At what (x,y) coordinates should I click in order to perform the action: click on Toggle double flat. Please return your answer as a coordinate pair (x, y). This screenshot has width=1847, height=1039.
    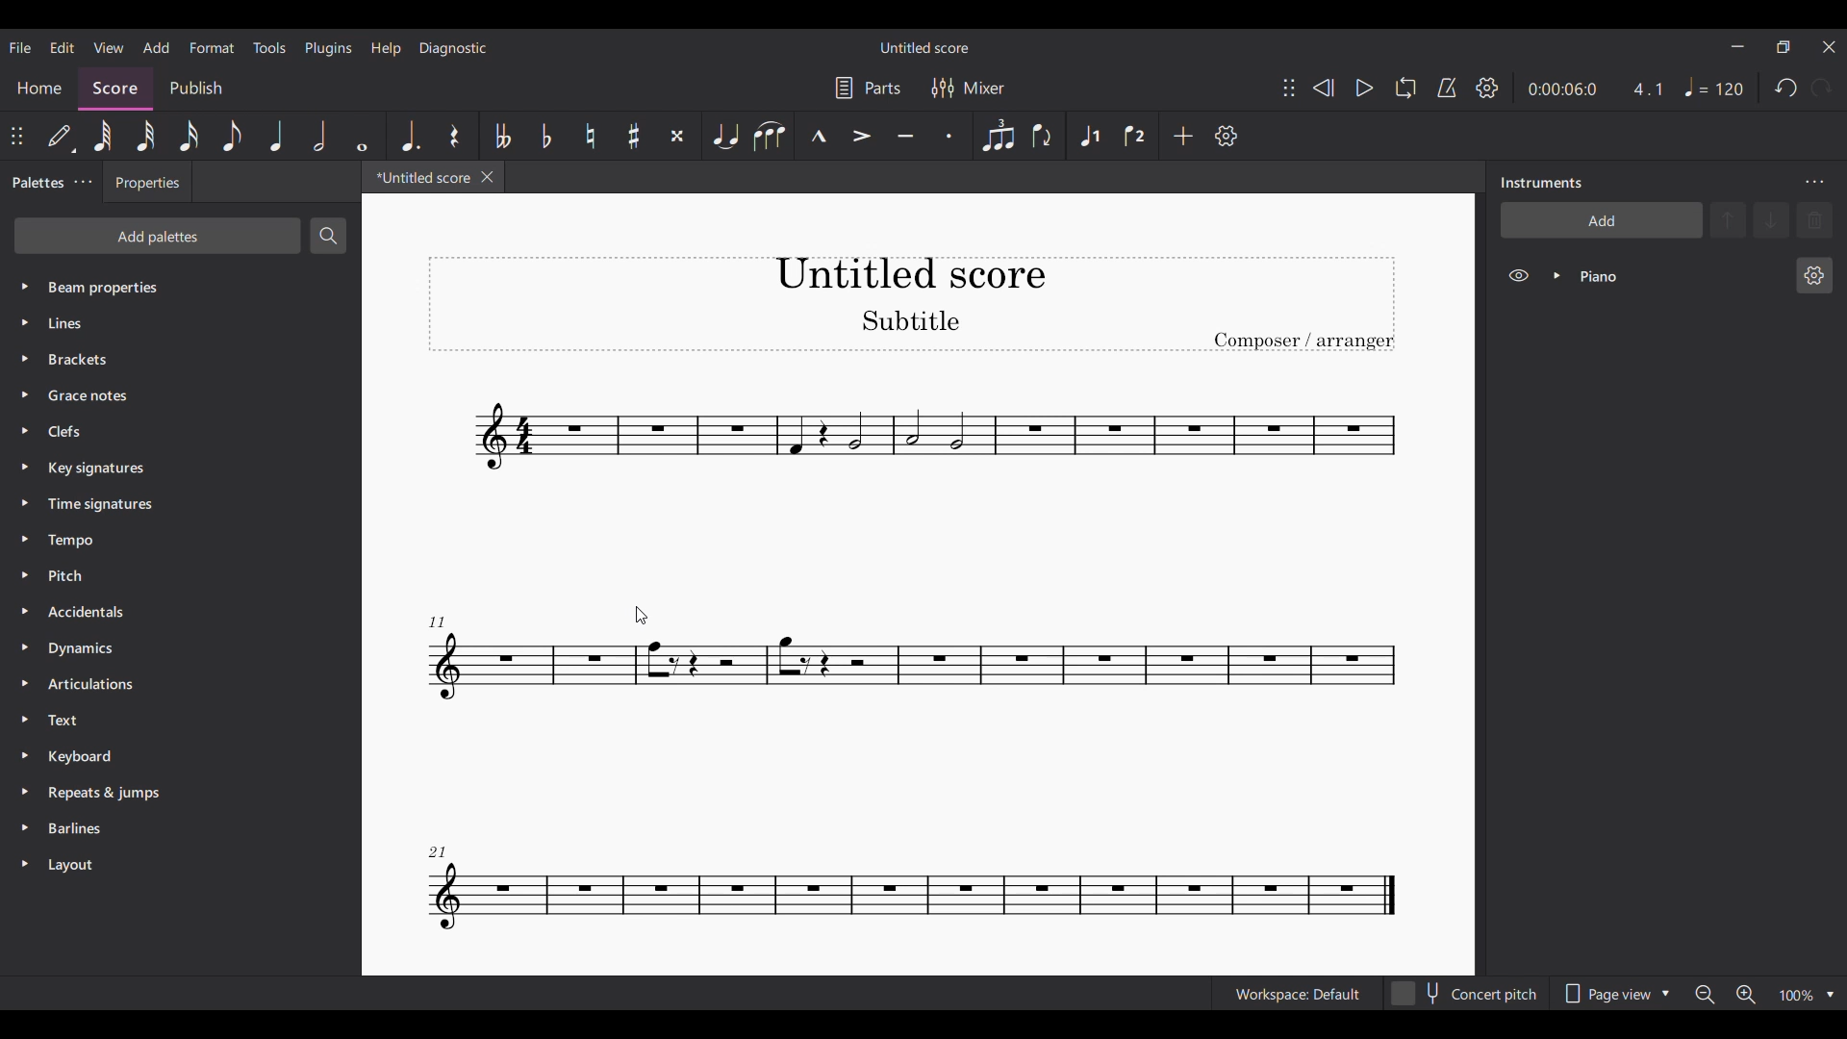
    Looking at the image, I should click on (502, 136).